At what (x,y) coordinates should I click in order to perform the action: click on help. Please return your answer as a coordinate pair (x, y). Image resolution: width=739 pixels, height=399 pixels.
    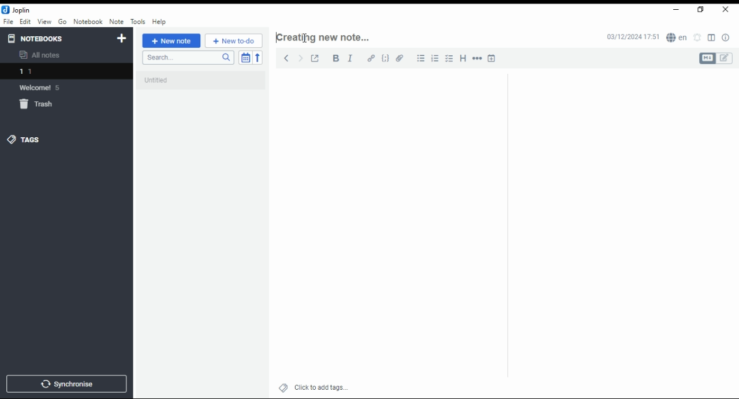
    Looking at the image, I should click on (159, 22).